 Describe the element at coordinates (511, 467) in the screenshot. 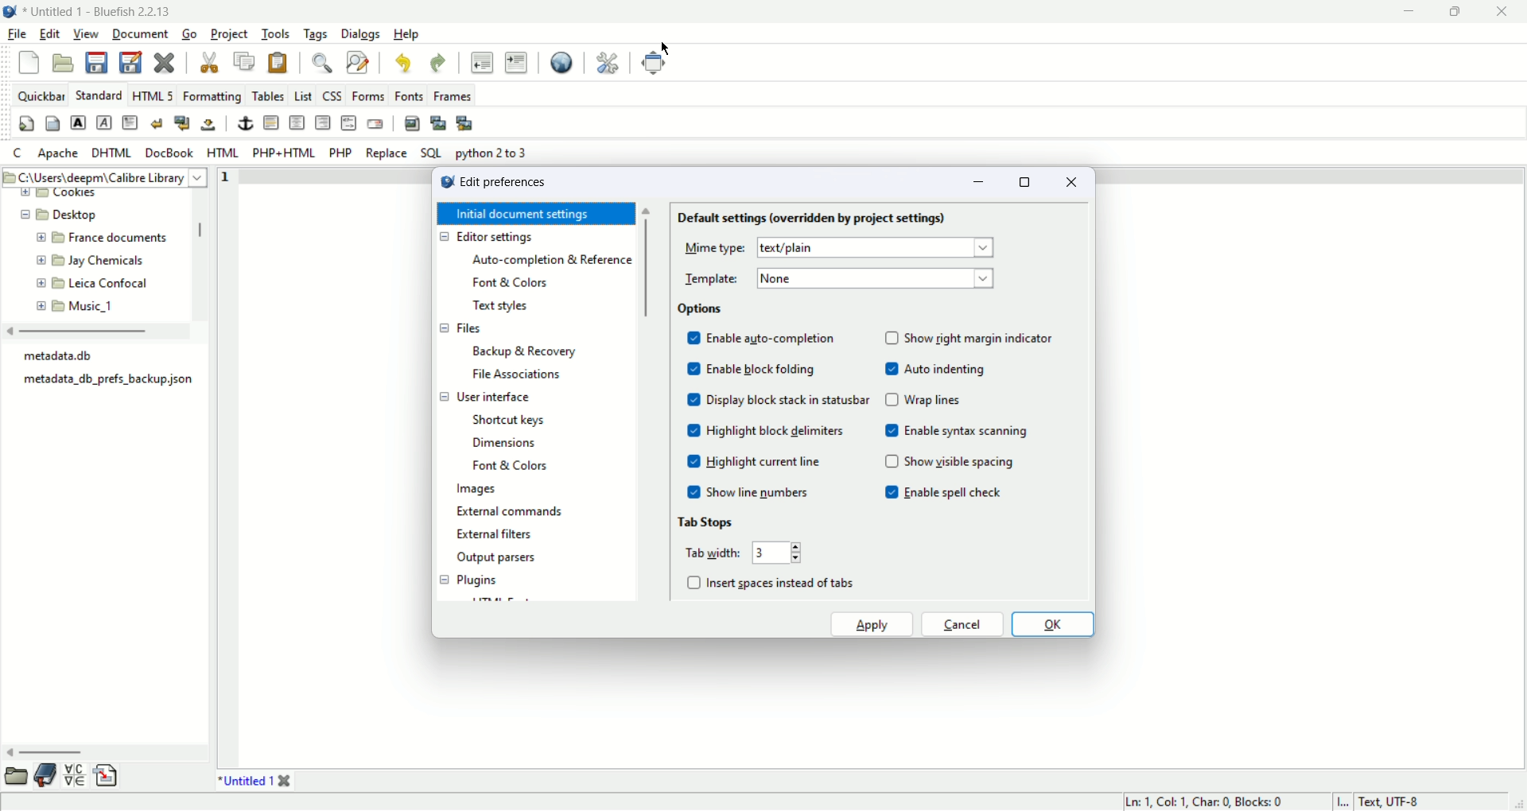

I see `Font and Colors` at that location.